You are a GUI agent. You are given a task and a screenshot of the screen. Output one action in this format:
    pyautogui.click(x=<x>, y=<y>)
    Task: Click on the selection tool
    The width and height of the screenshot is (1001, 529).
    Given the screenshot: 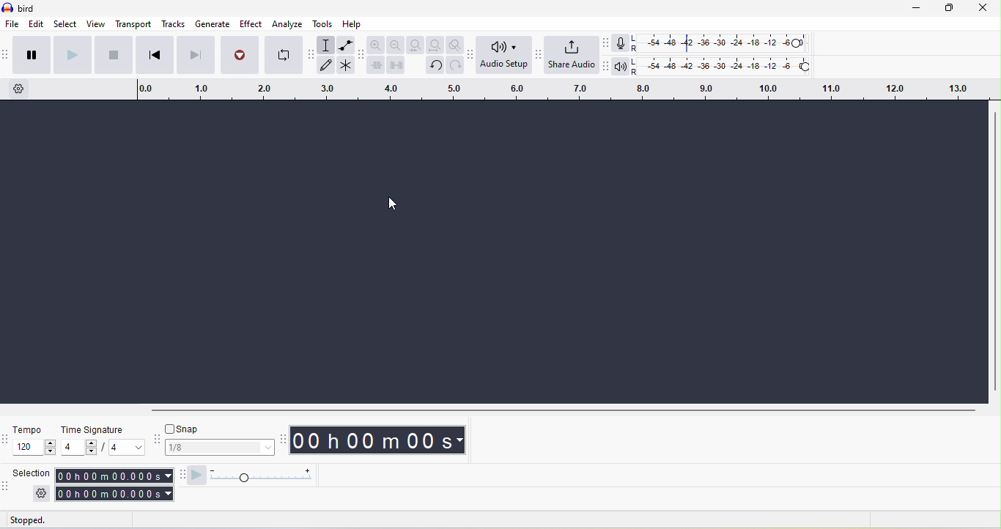 What is the action you would take?
    pyautogui.click(x=327, y=46)
    